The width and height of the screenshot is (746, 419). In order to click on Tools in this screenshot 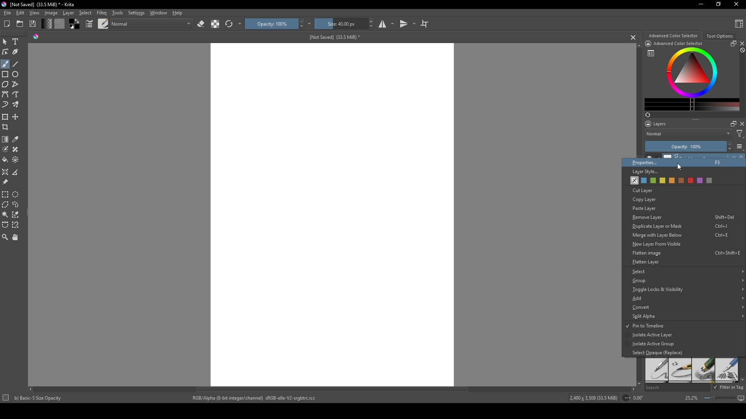, I will do `click(117, 12)`.